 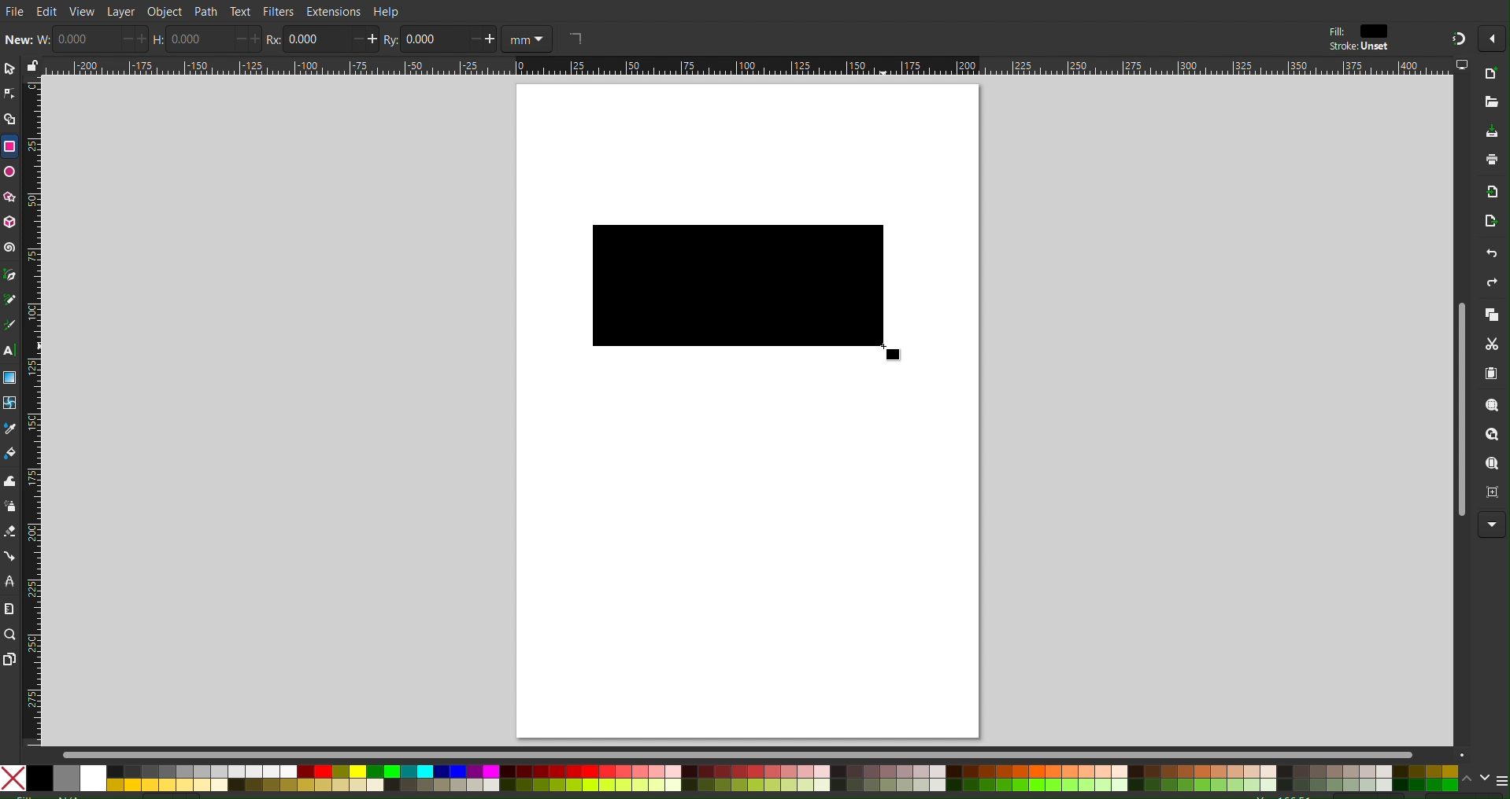 What do you see at coordinates (165, 11) in the screenshot?
I see `Object` at bounding box center [165, 11].